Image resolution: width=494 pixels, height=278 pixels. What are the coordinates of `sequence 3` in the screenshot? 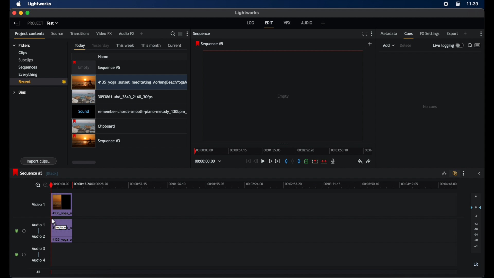 It's located at (97, 141).